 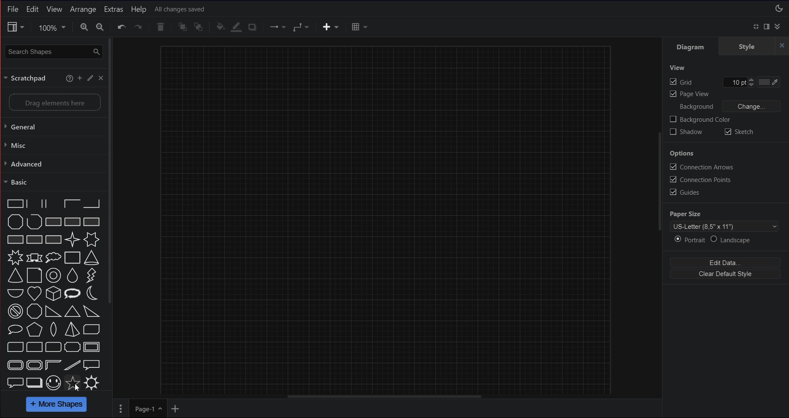 I want to click on diagonal snip rectangle, so click(x=92, y=329).